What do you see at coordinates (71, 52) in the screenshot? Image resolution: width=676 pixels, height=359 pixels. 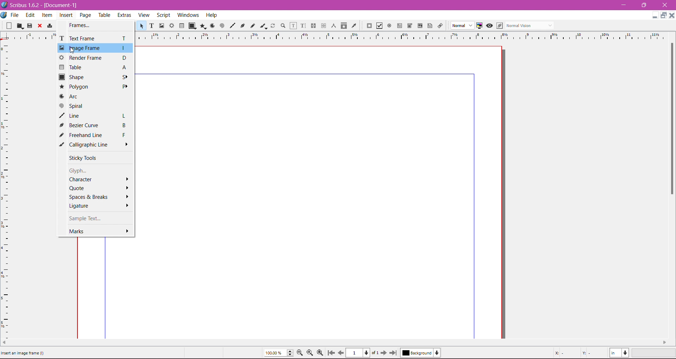 I see `Cursor` at bounding box center [71, 52].